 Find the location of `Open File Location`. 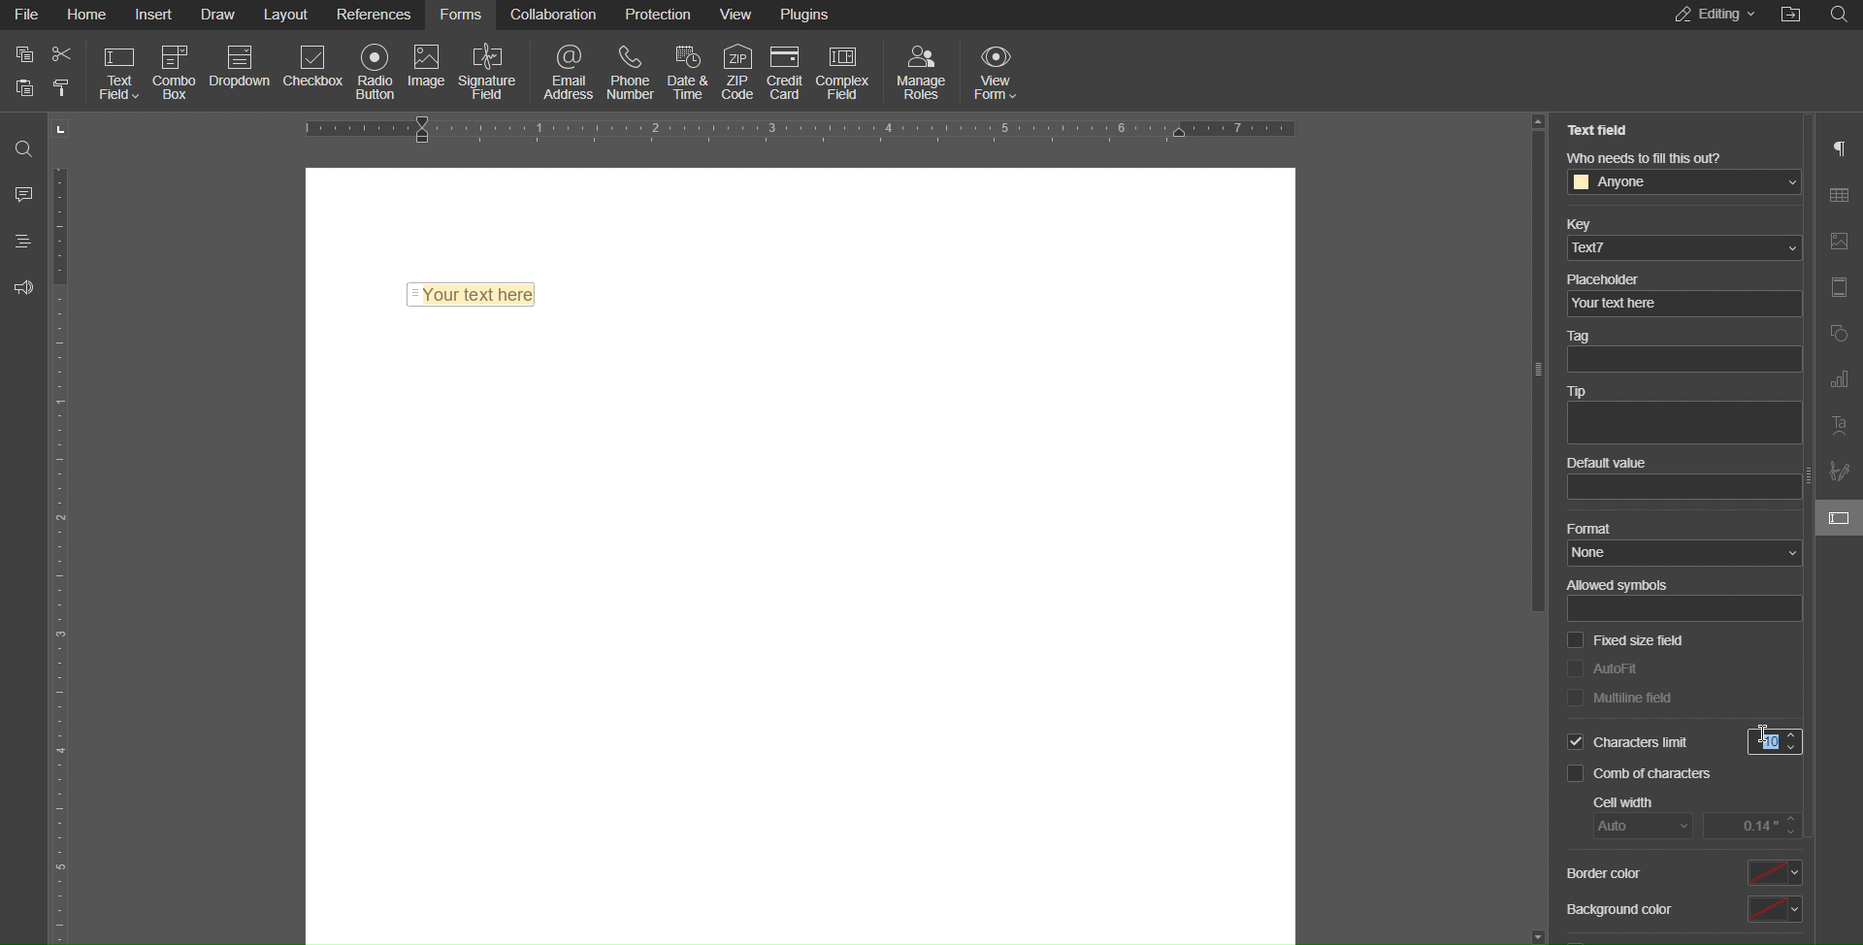

Open File Location is located at coordinates (1792, 16).